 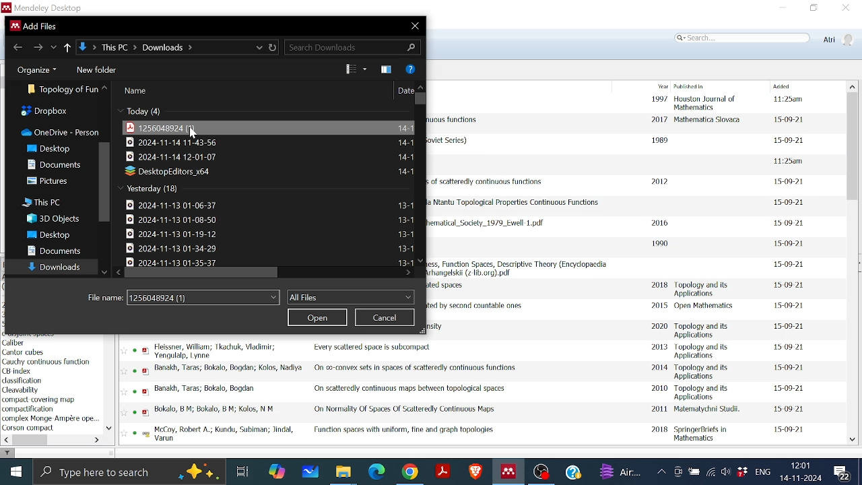 I want to click on keyword, so click(x=46, y=362).